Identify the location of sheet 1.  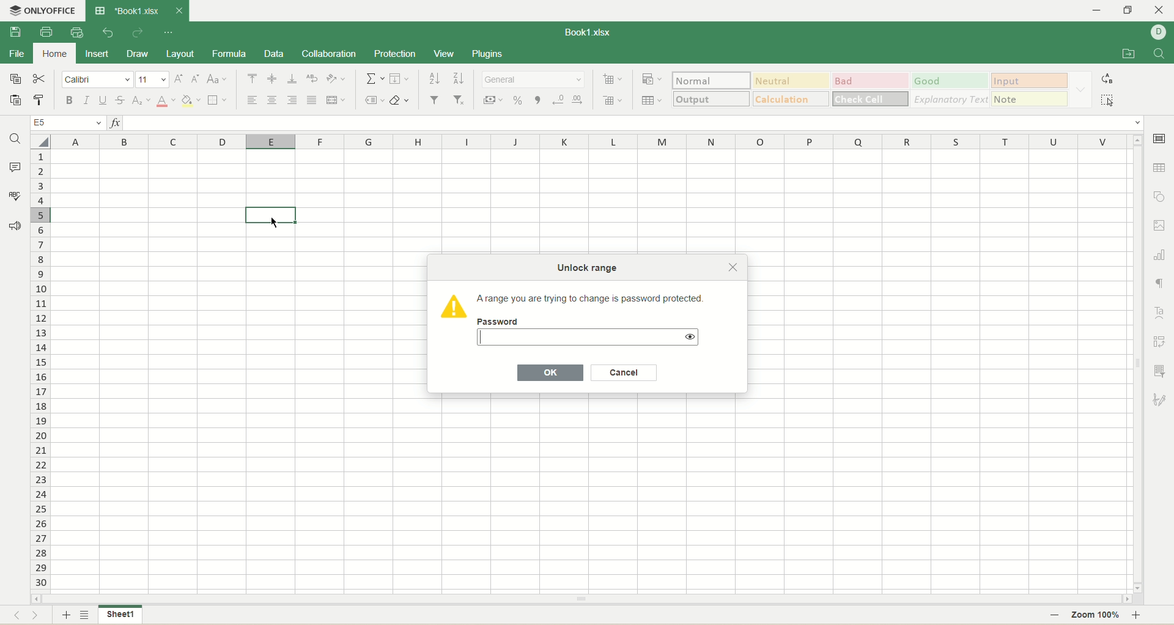
(122, 616).